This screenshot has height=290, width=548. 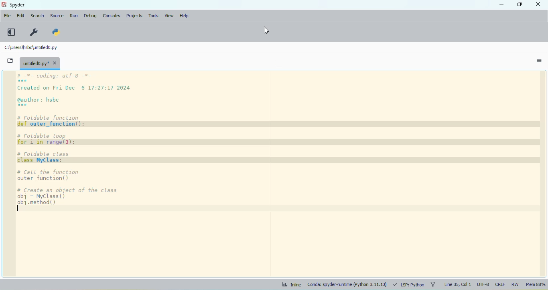 What do you see at coordinates (111, 16) in the screenshot?
I see `consoles` at bounding box center [111, 16].